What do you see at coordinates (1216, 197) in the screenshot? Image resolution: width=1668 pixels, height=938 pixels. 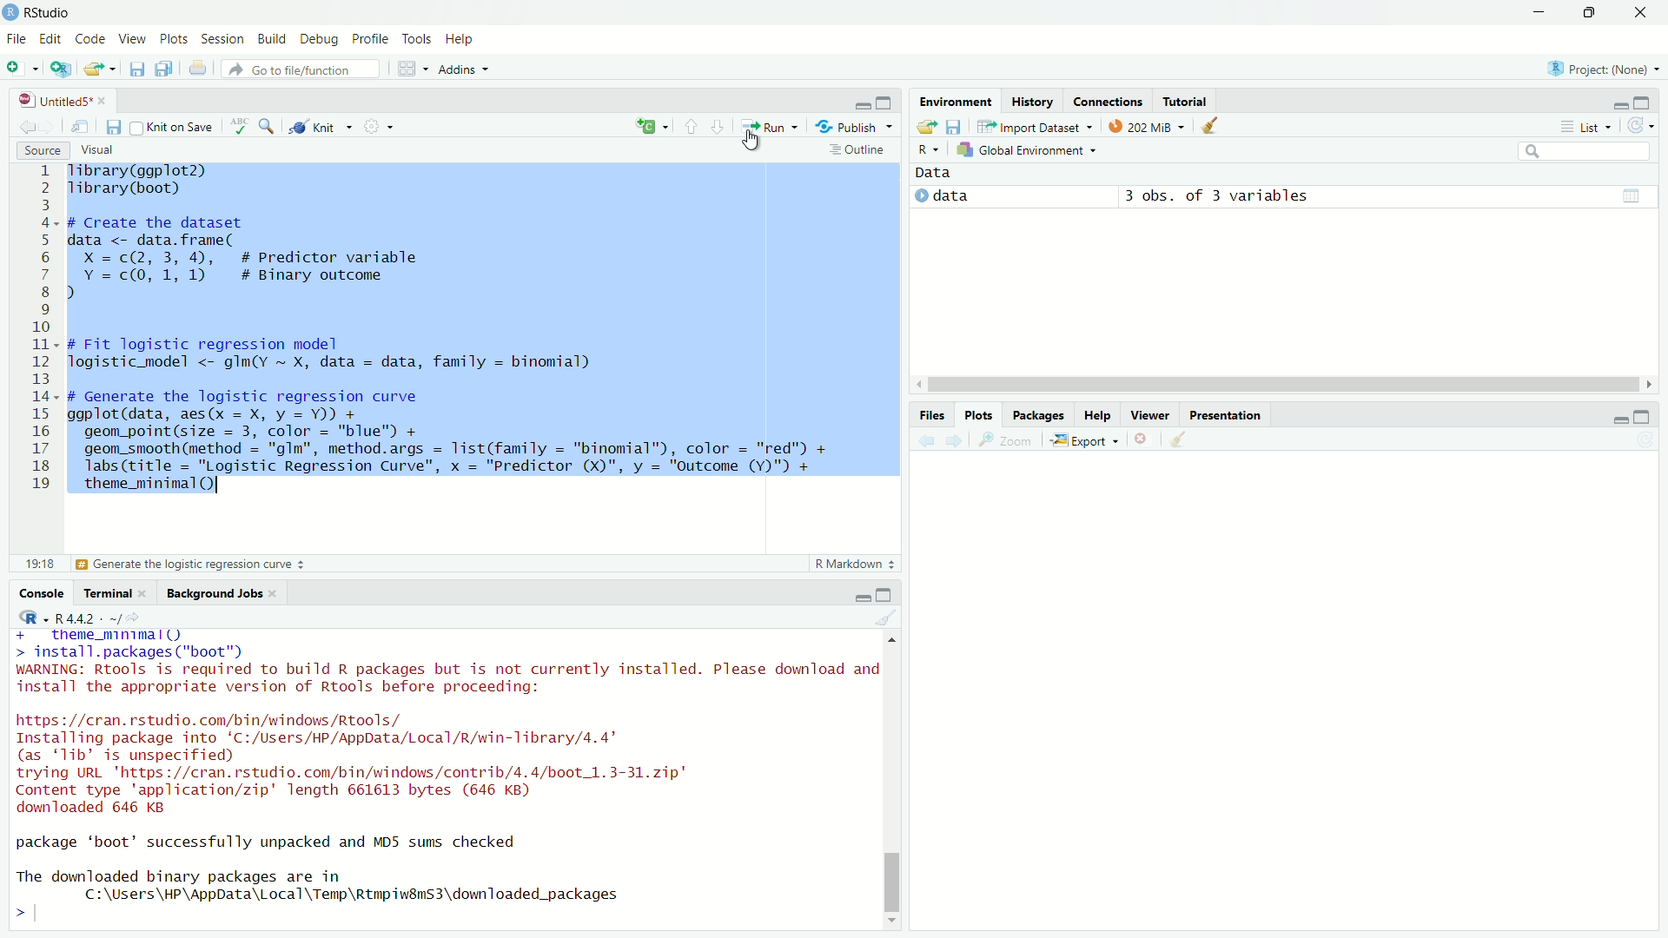 I see `3 obs. of 3 variables` at bounding box center [1216, 197].